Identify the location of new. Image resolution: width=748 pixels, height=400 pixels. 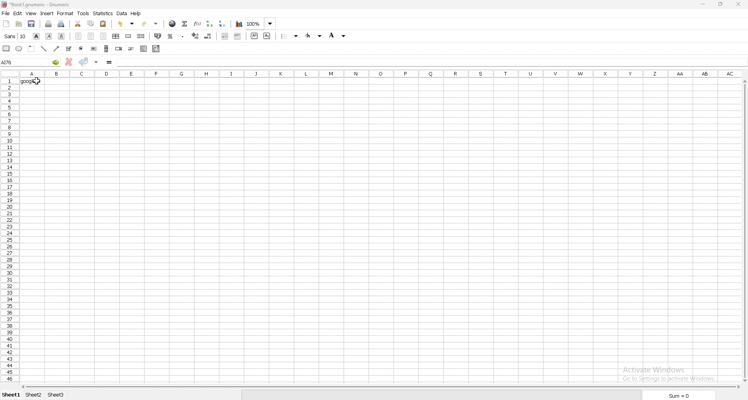
(7, 24).